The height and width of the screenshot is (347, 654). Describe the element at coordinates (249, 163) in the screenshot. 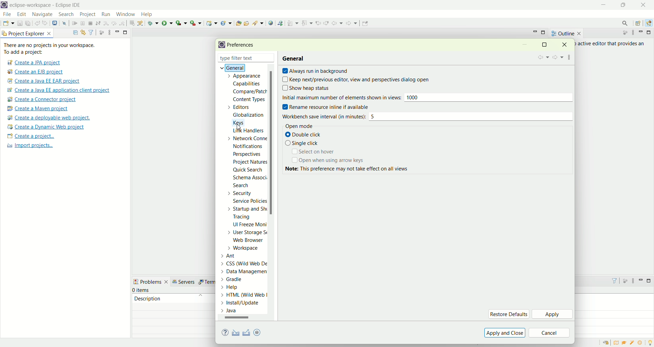

I see `project natures` at that location.